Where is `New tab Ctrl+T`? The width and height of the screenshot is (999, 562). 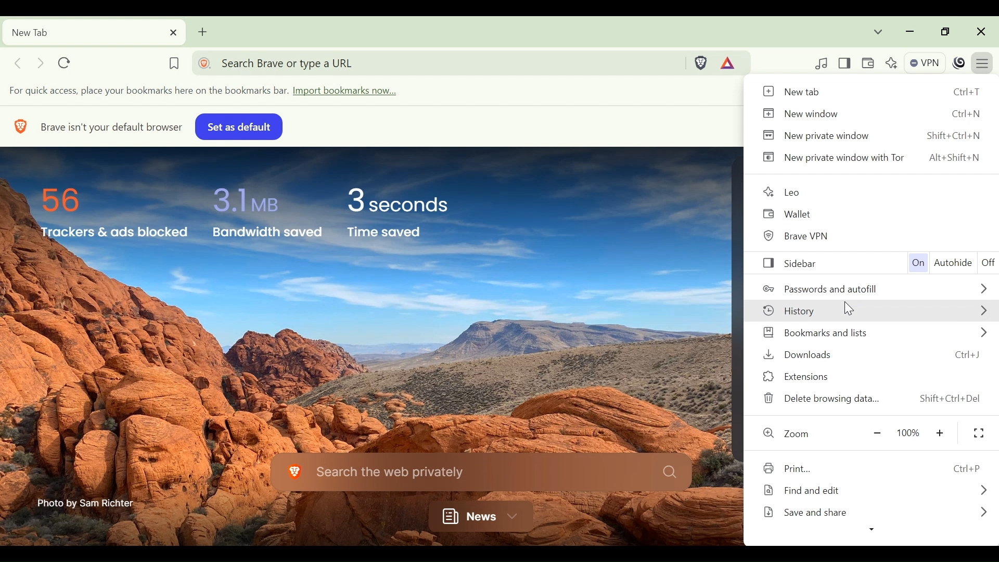 New tab Ctrl+T is located at coordinates (872, 92).